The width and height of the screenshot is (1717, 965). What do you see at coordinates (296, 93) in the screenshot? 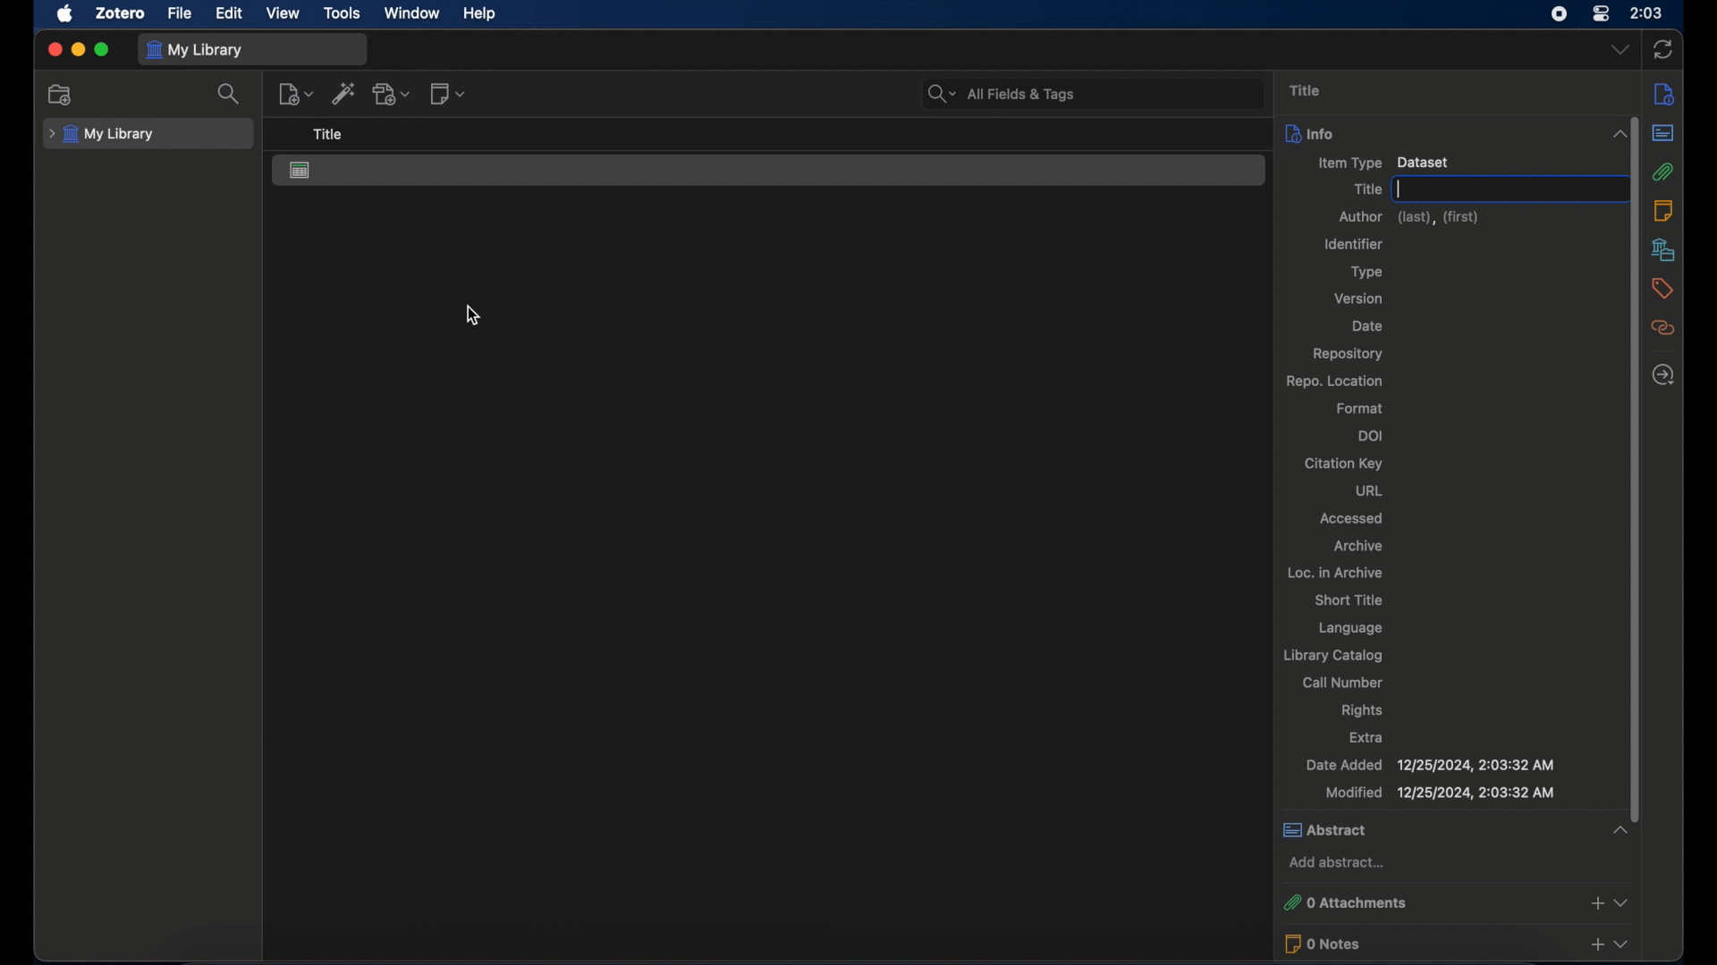
I see `new item` at bounding box center [296, 93].